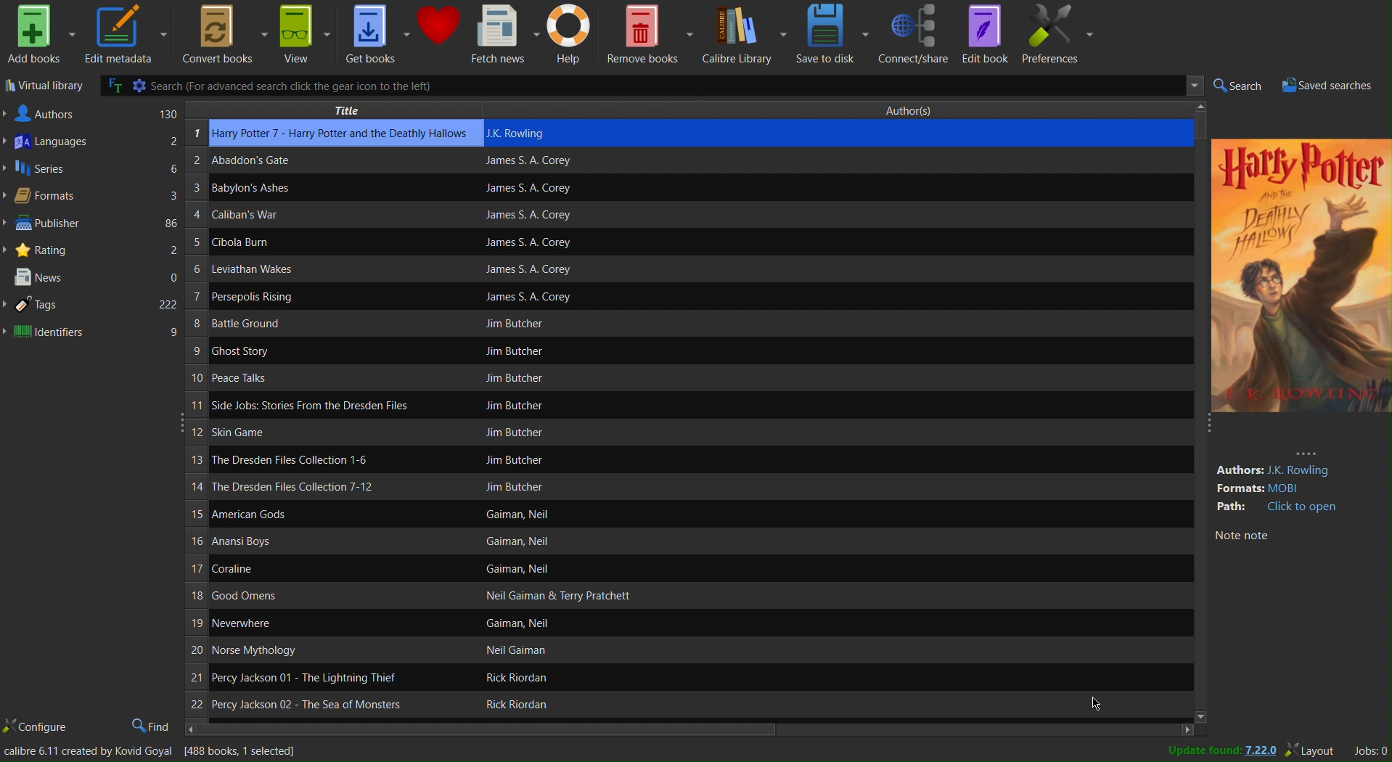  What do you see at coordinates (269, 241) in the screenshot?
I see `Book name` at bounding box center [269, 241].